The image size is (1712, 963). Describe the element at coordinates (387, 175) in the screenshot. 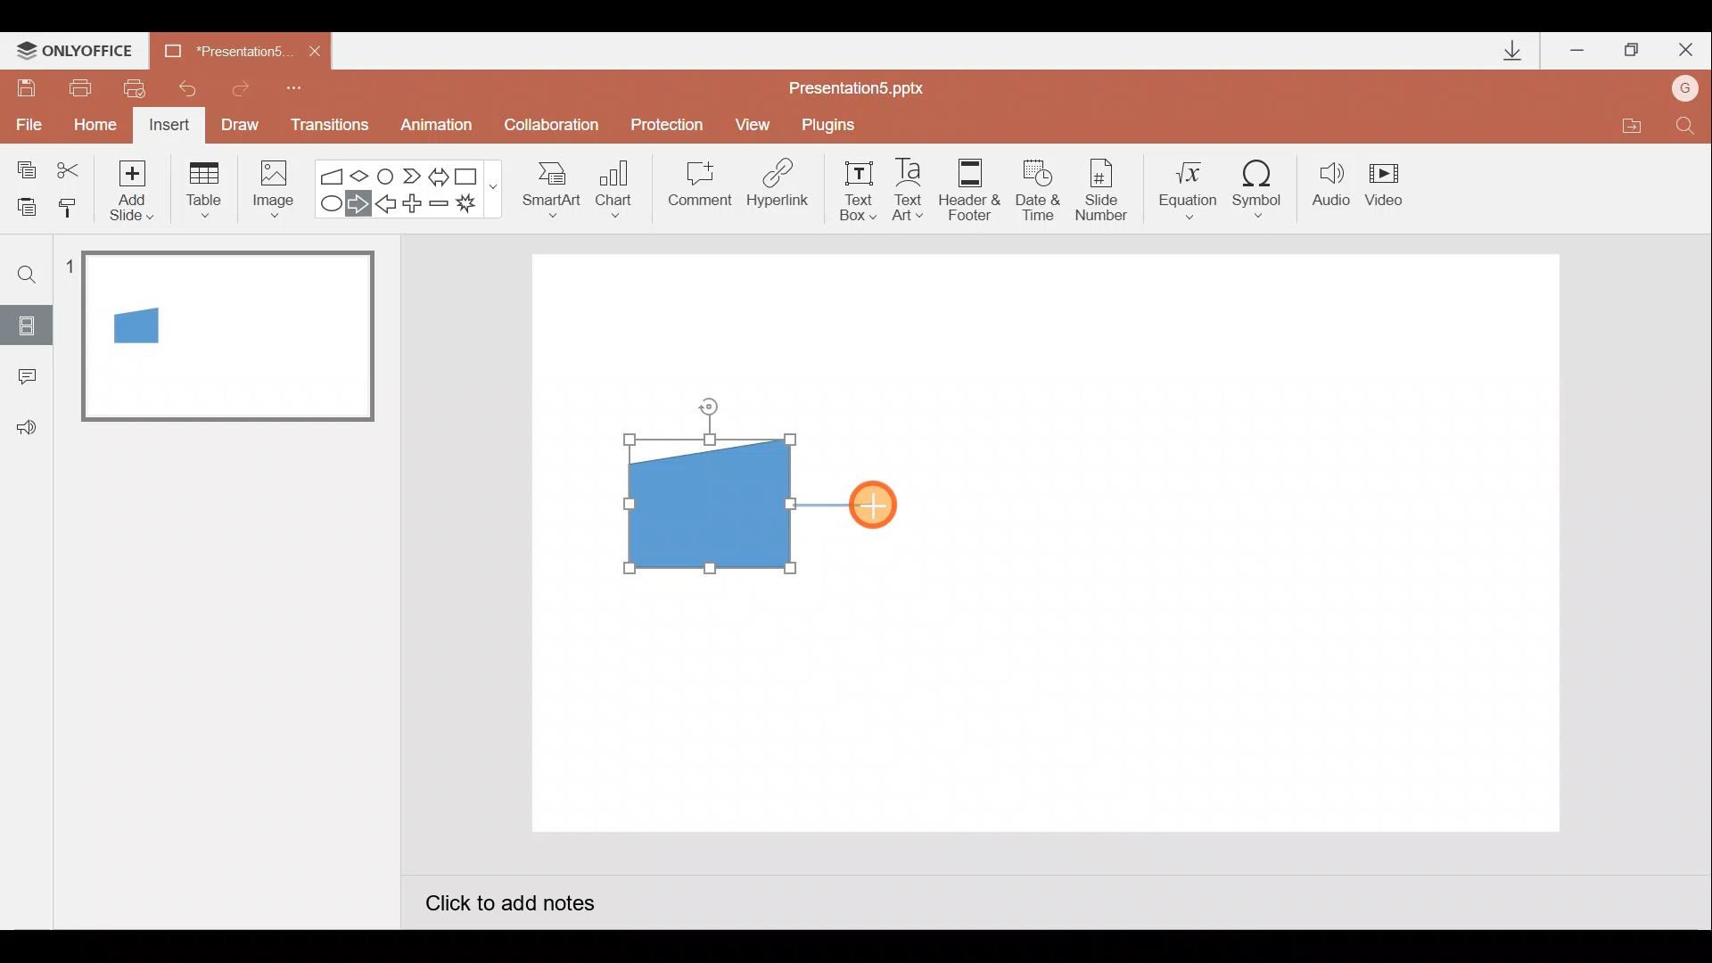

I see `Flowchart-connector` at that location.